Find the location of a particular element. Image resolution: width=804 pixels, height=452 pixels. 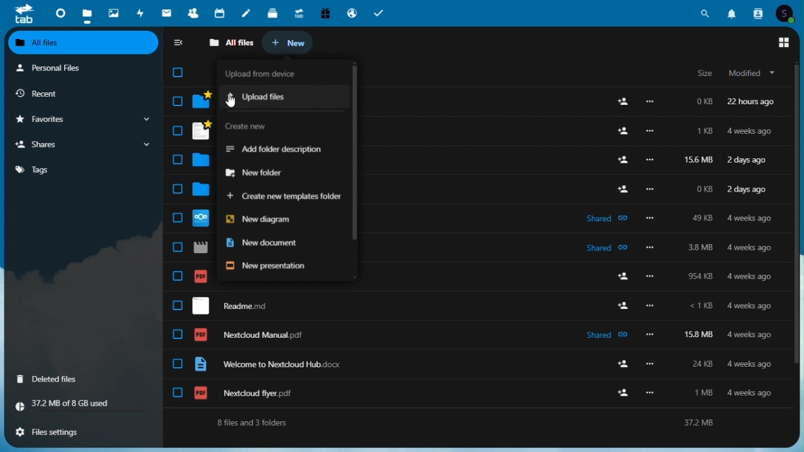

New presentation is located at coordinates (274, 267).